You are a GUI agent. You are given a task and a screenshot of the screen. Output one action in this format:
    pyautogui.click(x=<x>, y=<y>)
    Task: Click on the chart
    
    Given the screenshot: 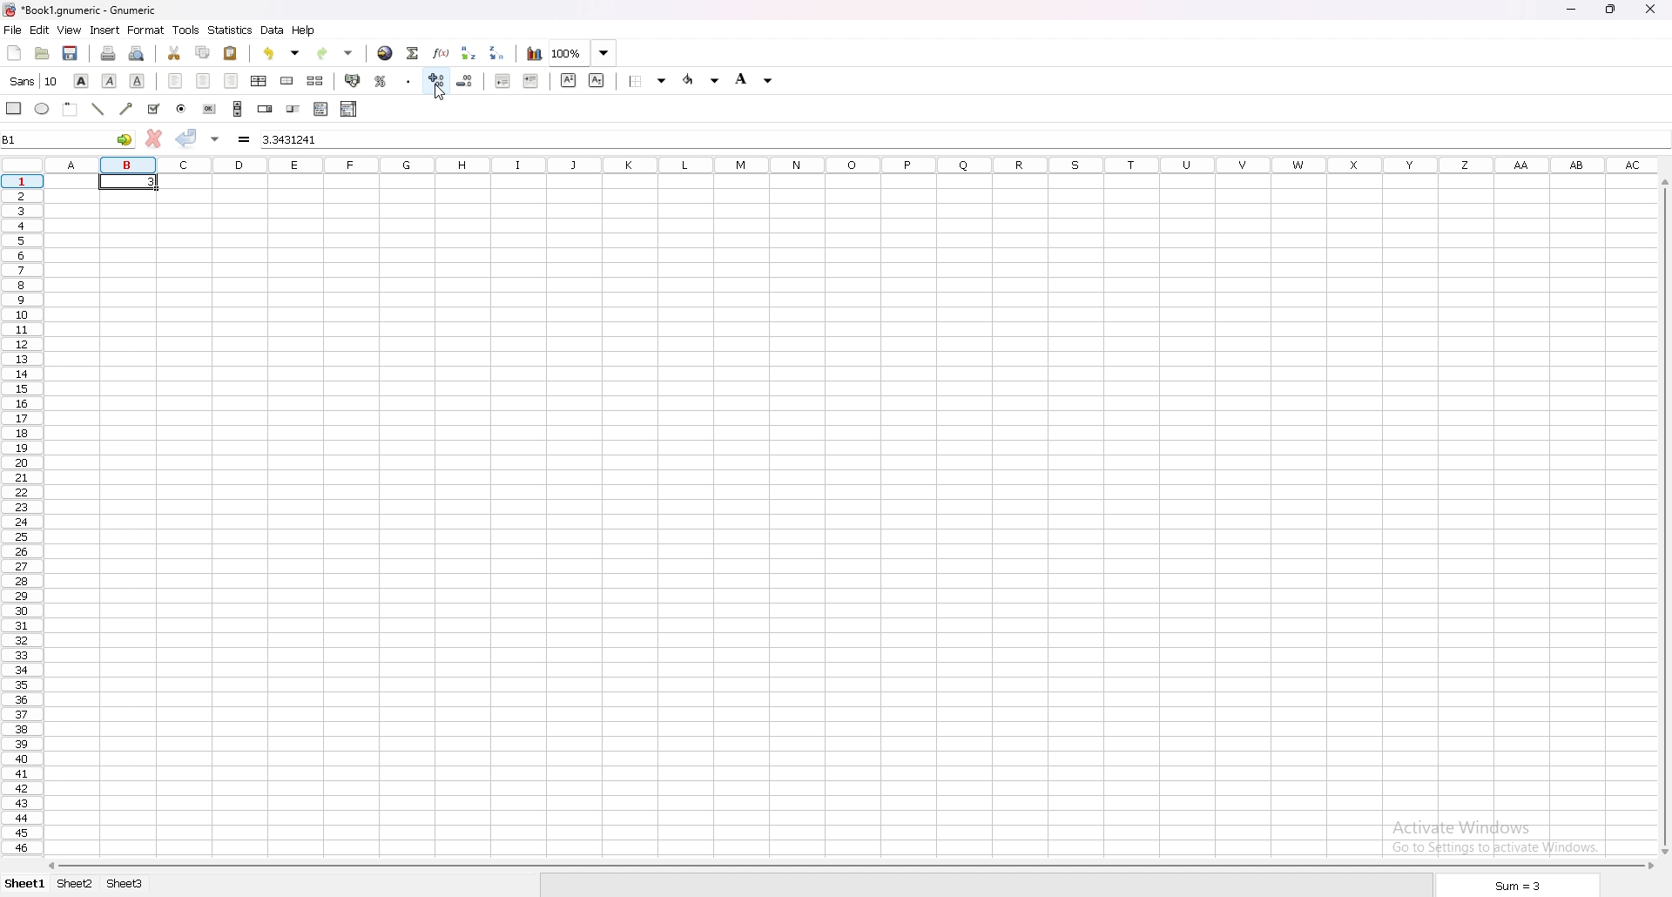 What is the action you would take?
    pyautogui.click(x=536, y=53)
    